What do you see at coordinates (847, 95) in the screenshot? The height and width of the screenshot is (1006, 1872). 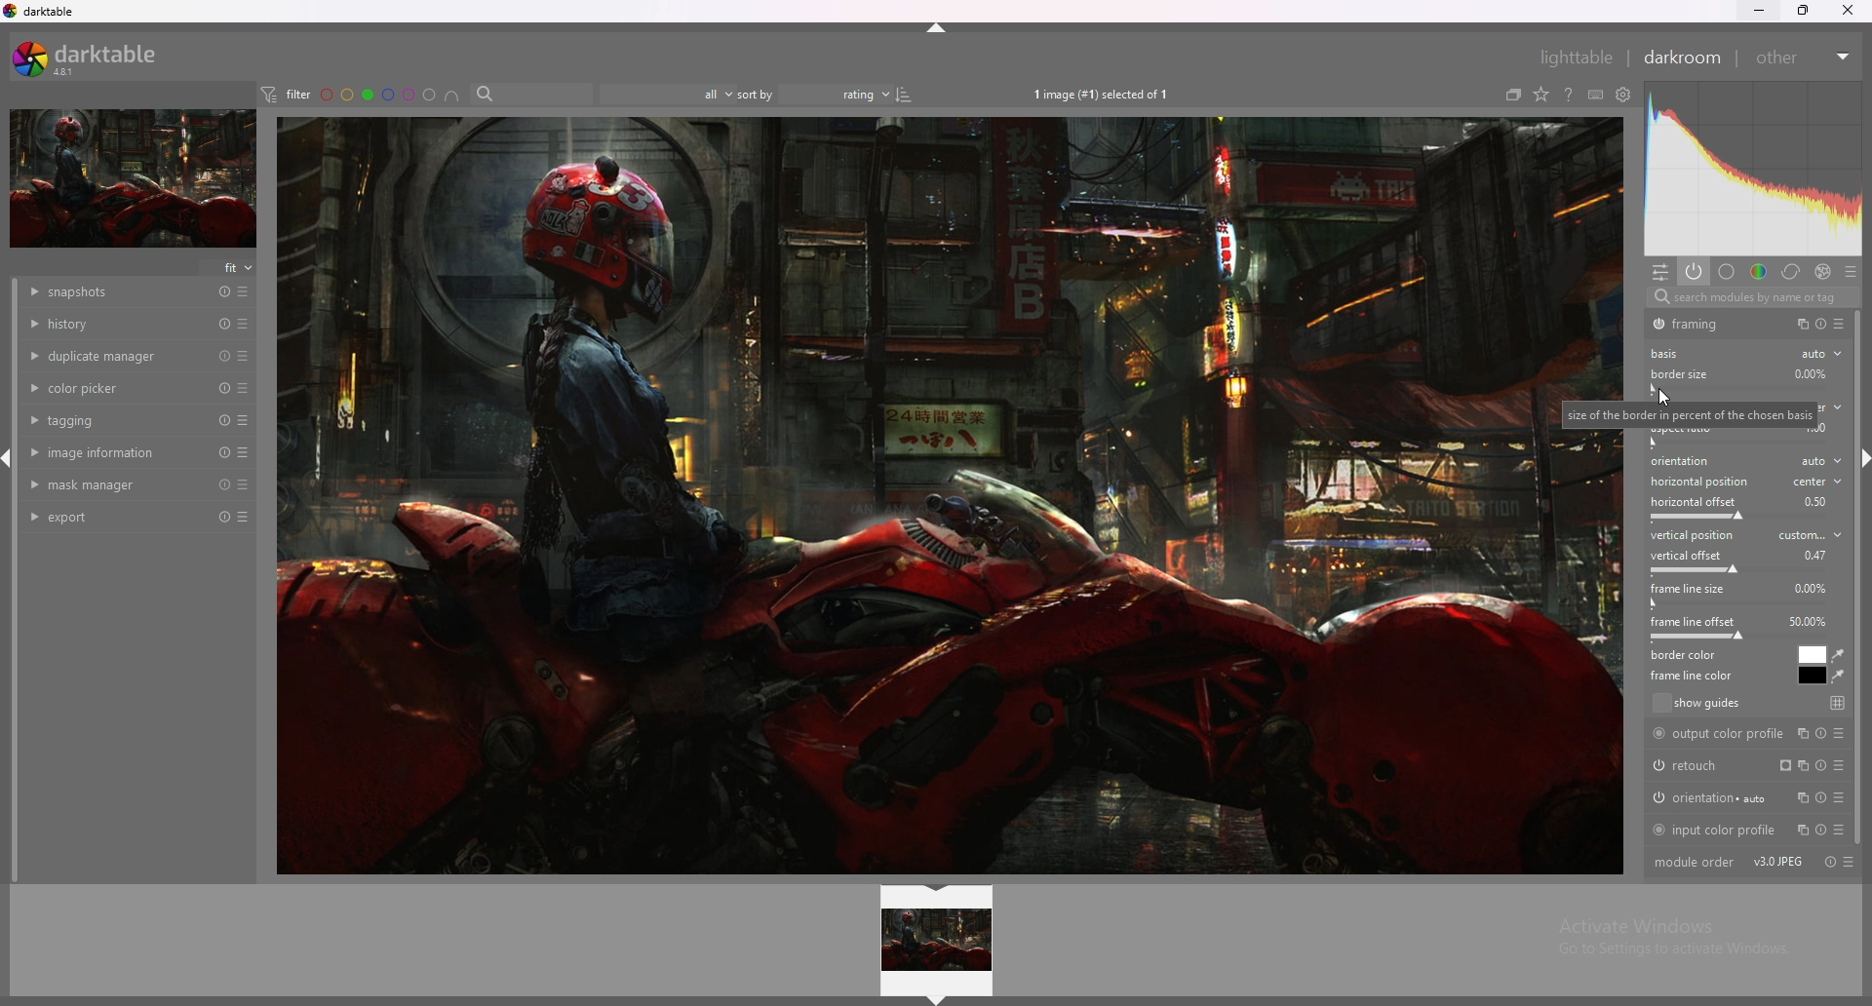 I see `rating` at bounding box center [847, 95].